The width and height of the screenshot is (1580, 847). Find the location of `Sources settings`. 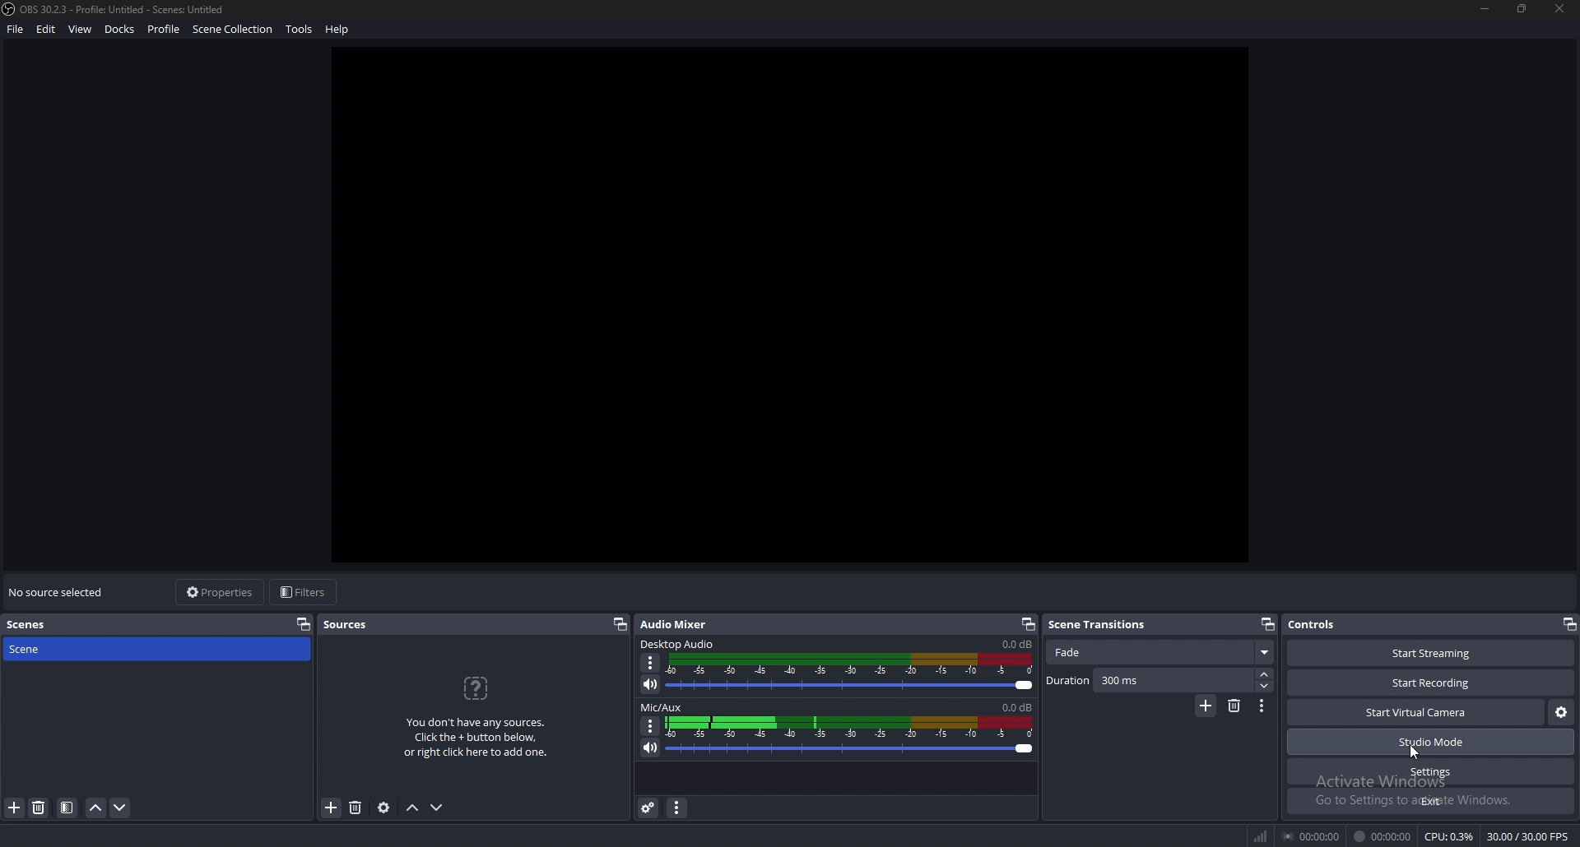

Sources settings is located at coordinates (384, 808).